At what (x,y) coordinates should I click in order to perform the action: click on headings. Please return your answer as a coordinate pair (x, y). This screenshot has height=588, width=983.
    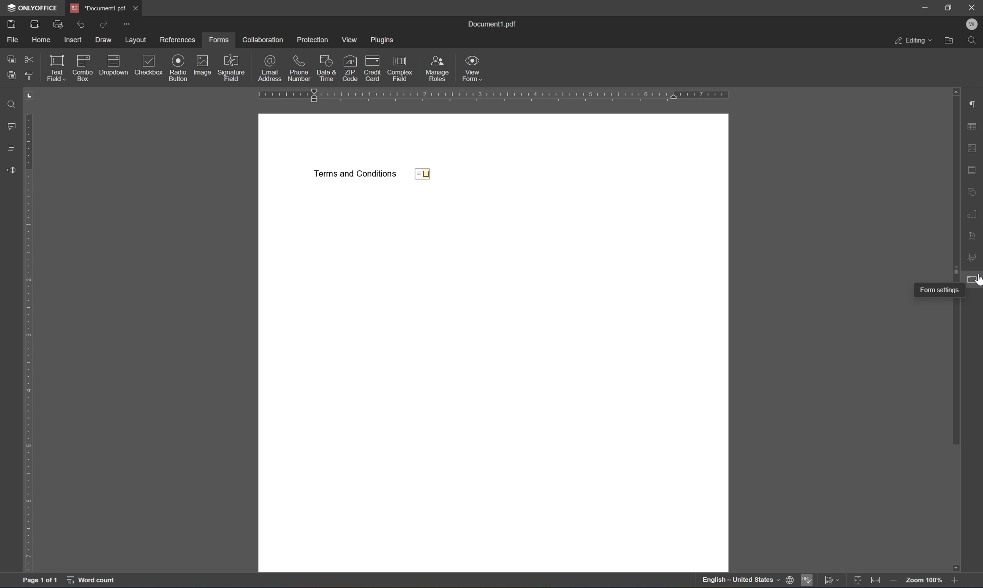
    Looking at the image, I should click on (11, 148).